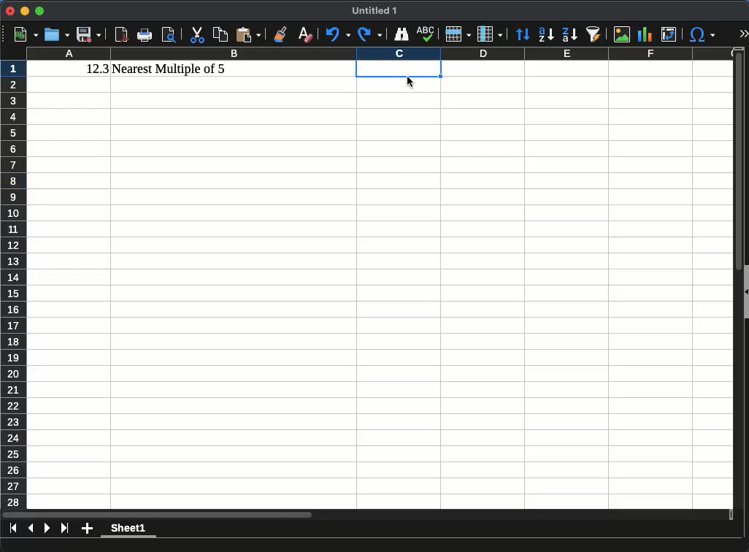 The height and width of the screenshot is (552, 749). I want to click on new, so click(25, 34).